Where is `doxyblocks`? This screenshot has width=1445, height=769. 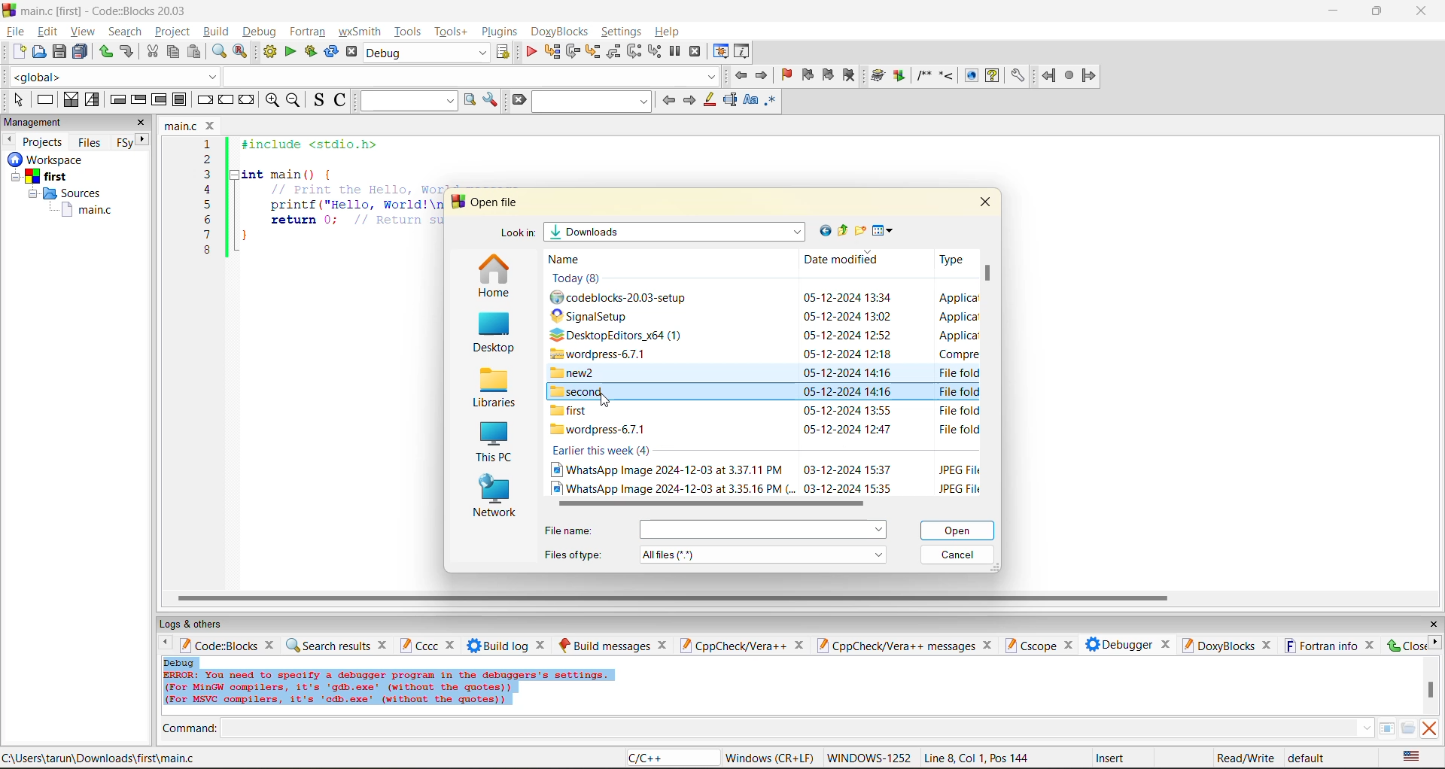
doxyblocks is located at coordinates (562, 32).